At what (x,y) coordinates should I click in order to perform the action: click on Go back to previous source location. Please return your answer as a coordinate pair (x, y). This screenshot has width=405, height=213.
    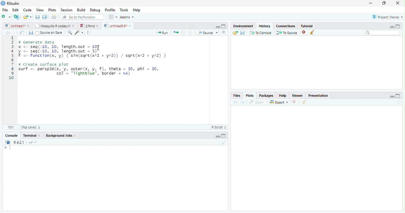
    Looking at the image, I should click on (7, 33).